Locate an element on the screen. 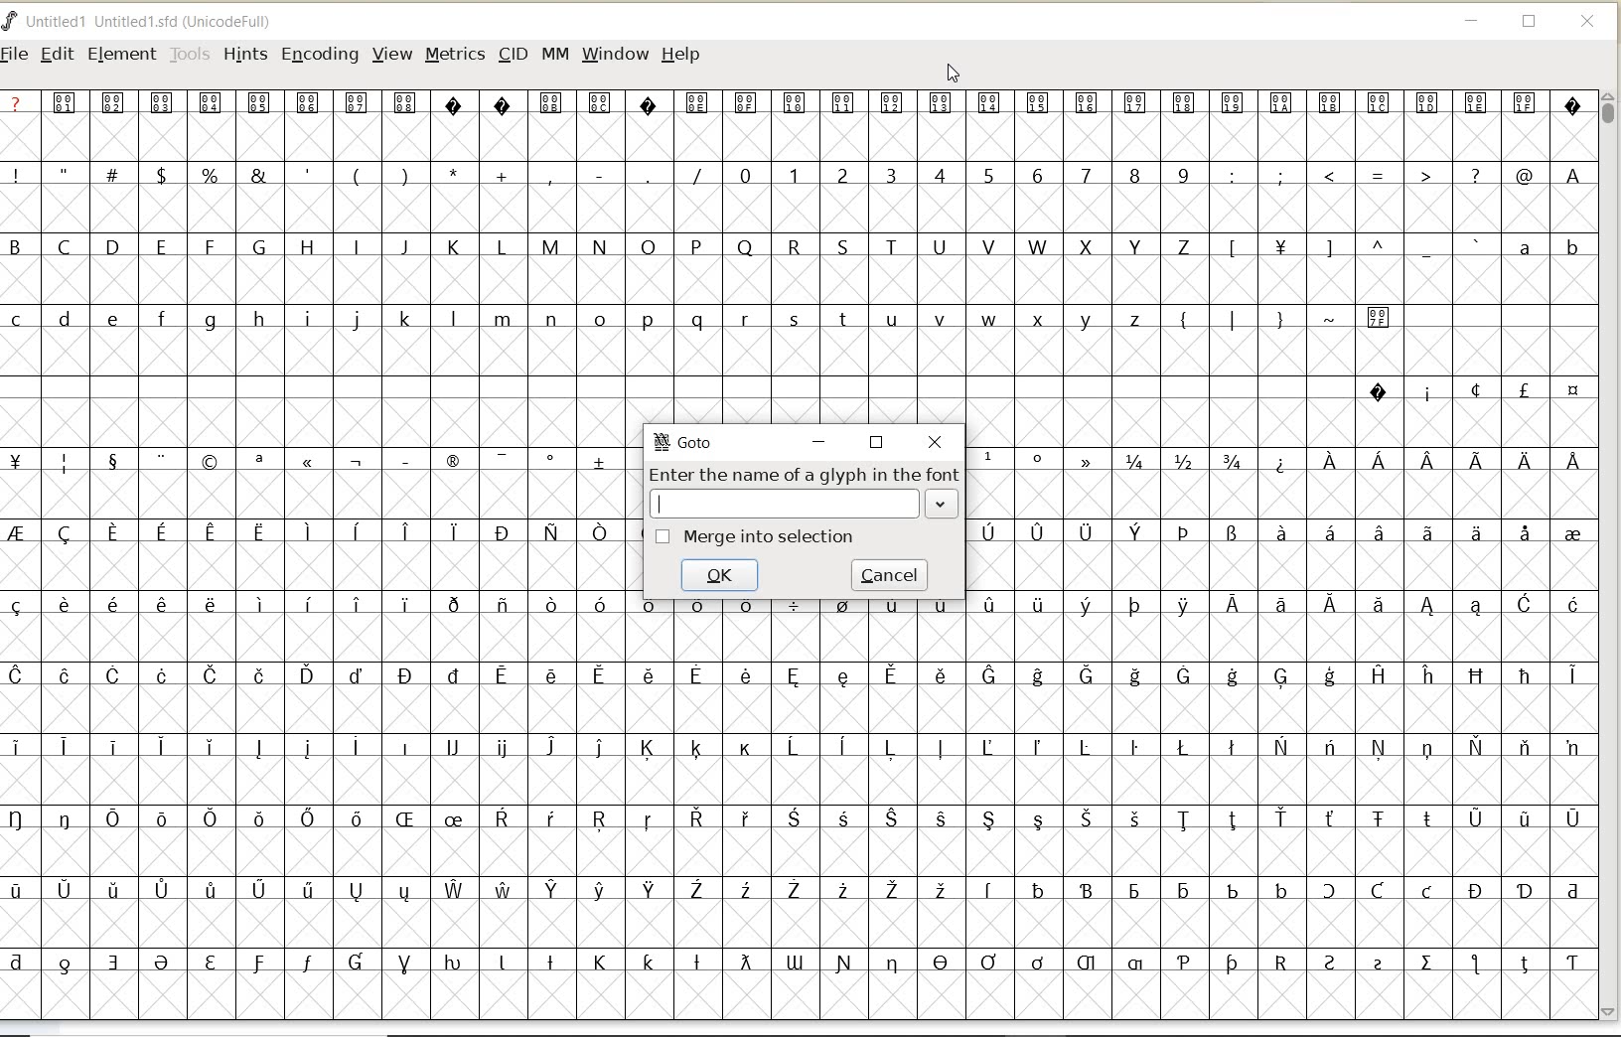  GoTo is located at coordinates (683, 442).